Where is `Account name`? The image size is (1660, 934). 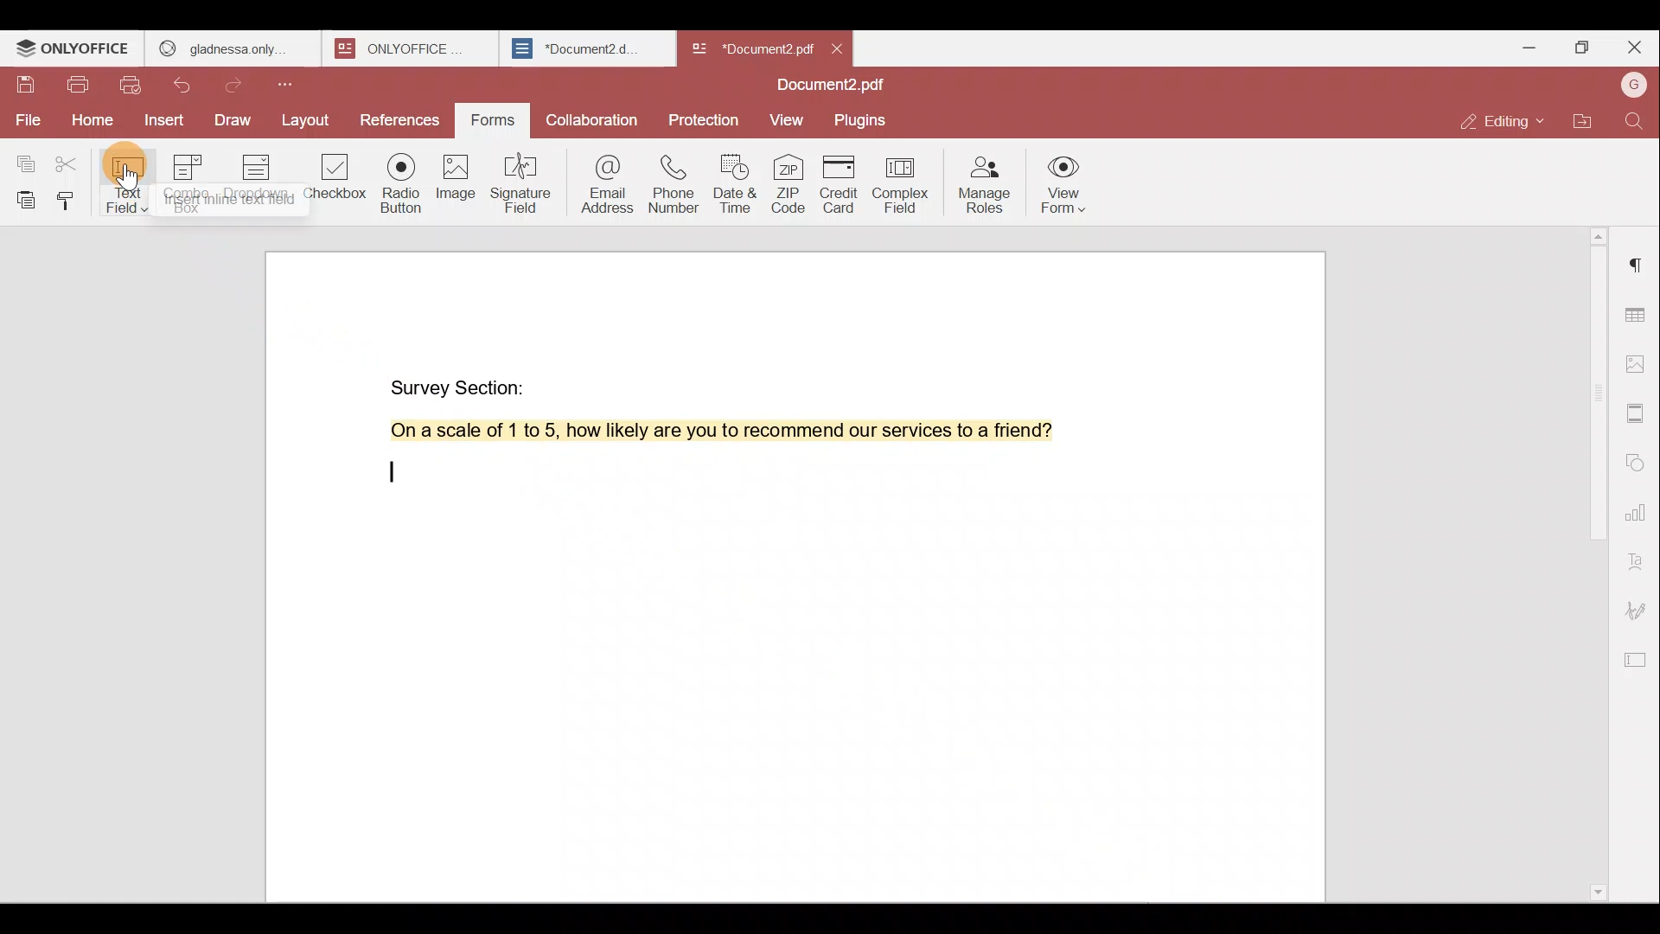 Account name is located at coordinates (1633, 86).